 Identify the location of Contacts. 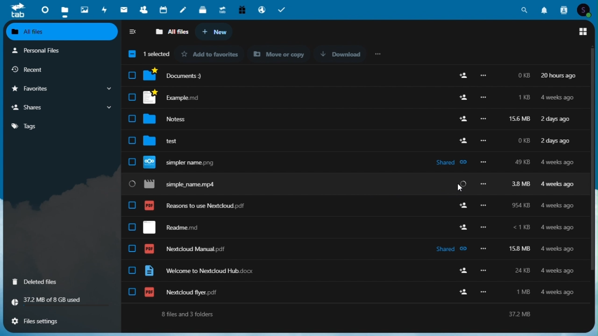
(563, 10).